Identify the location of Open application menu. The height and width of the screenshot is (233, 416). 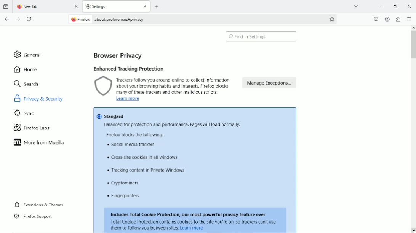
(410, 19).